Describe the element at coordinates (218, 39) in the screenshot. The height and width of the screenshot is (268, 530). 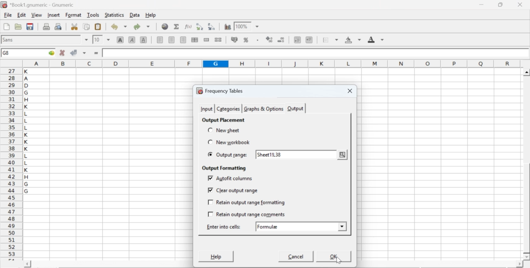
I see `split merged ranges of cells` at that location.